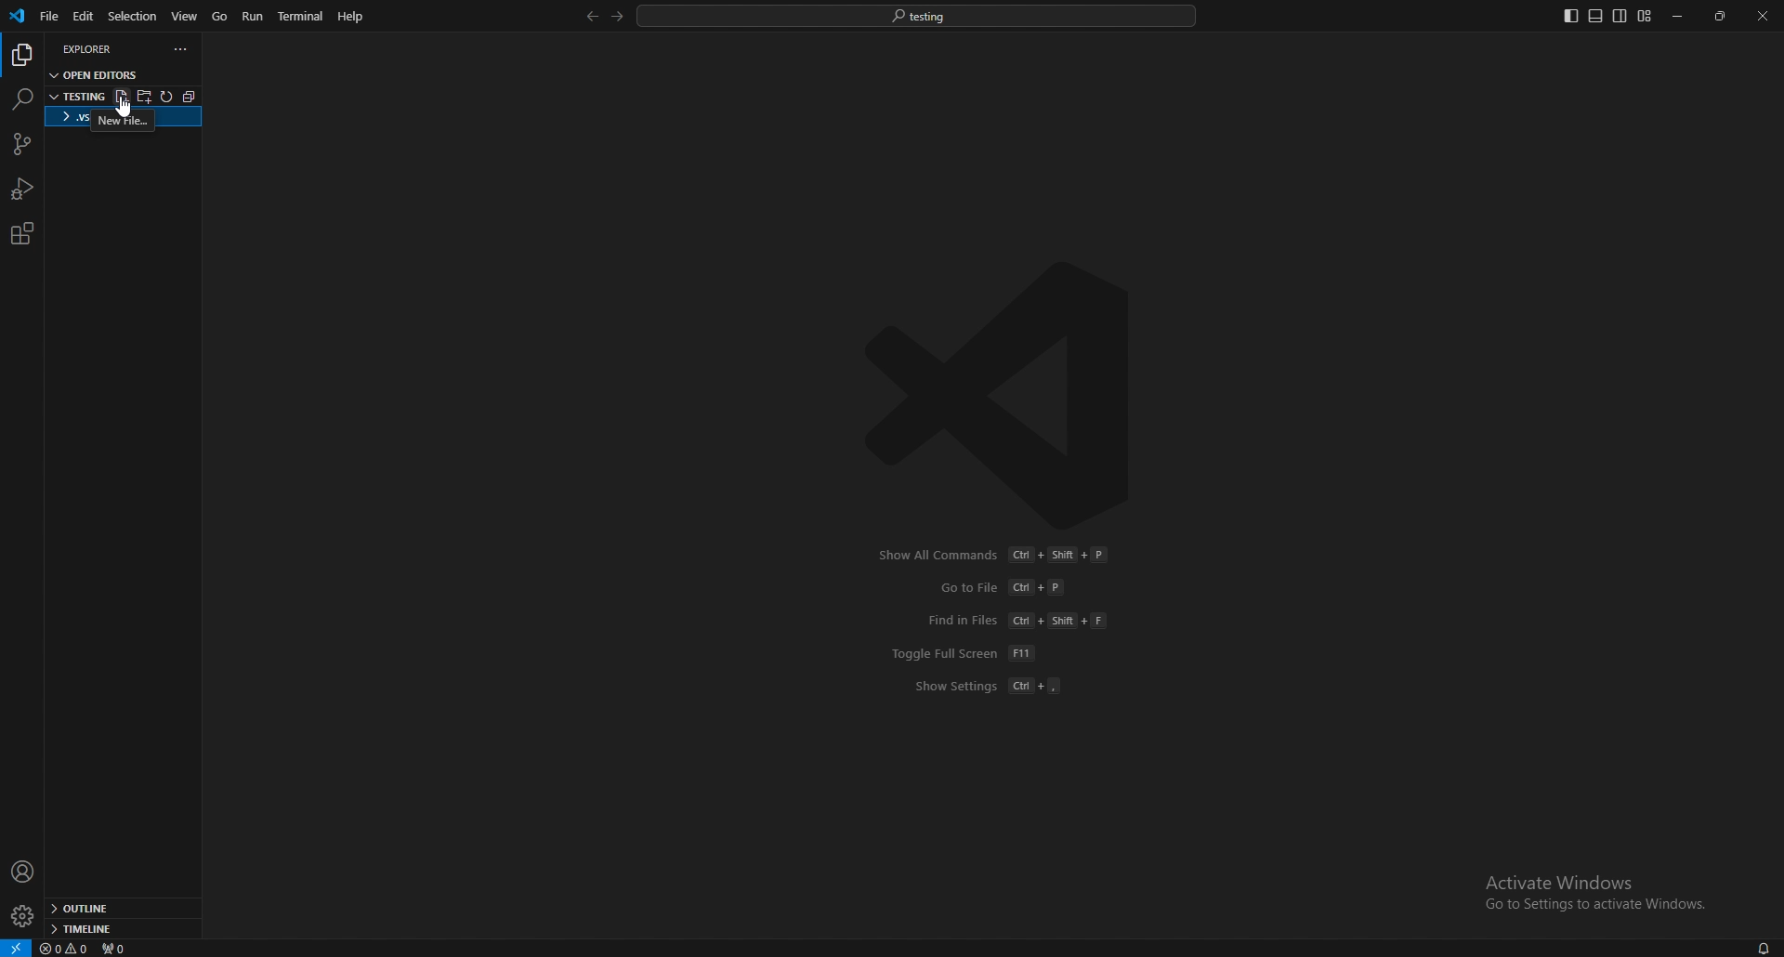  I want to click on selection, so click(132, 15).